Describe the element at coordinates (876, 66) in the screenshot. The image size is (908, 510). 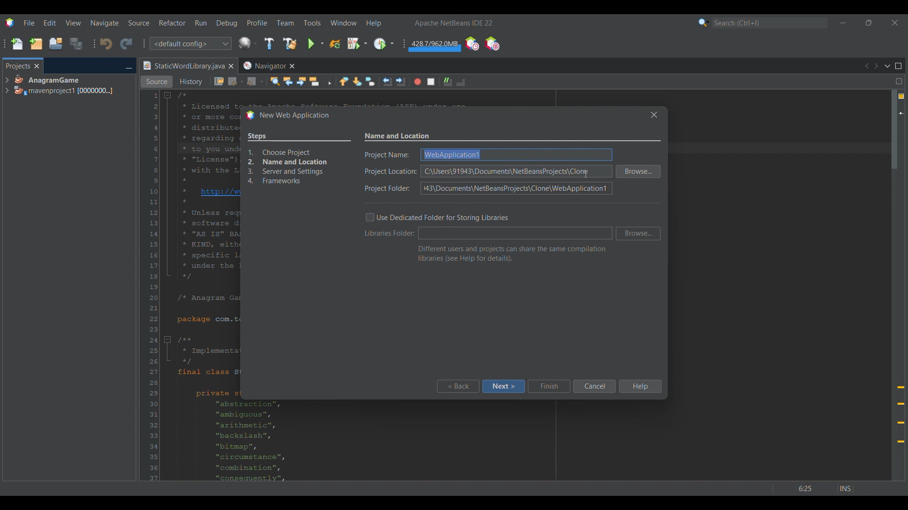
I see `Next` at that location.